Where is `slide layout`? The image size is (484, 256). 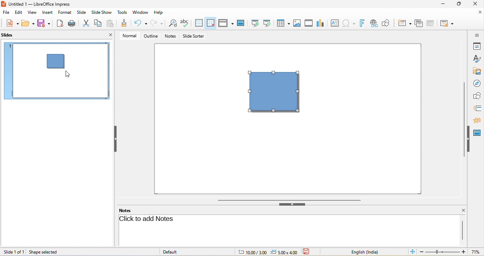
slide layout is located at coordinates (448, 24).